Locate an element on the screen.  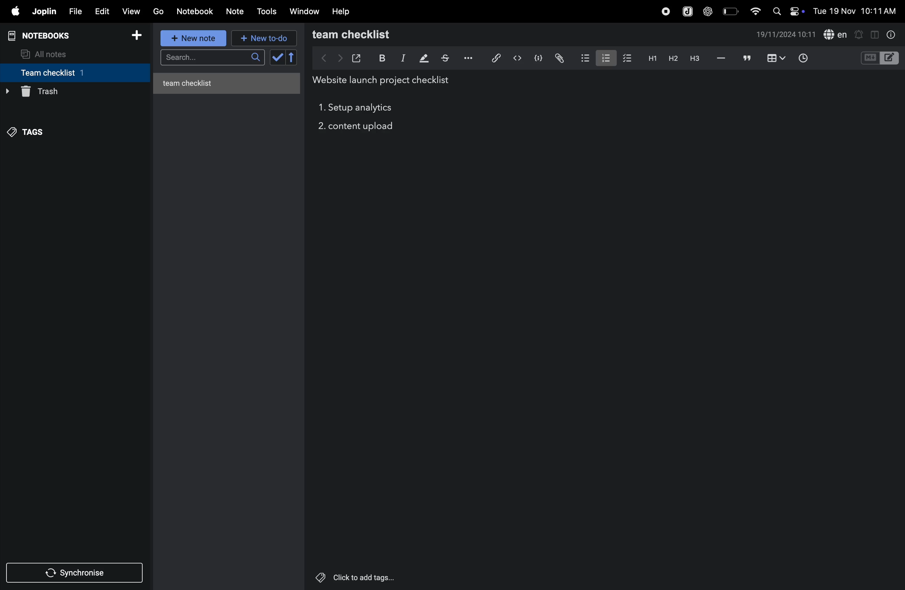
content upload is located at coordinates (364, 127).